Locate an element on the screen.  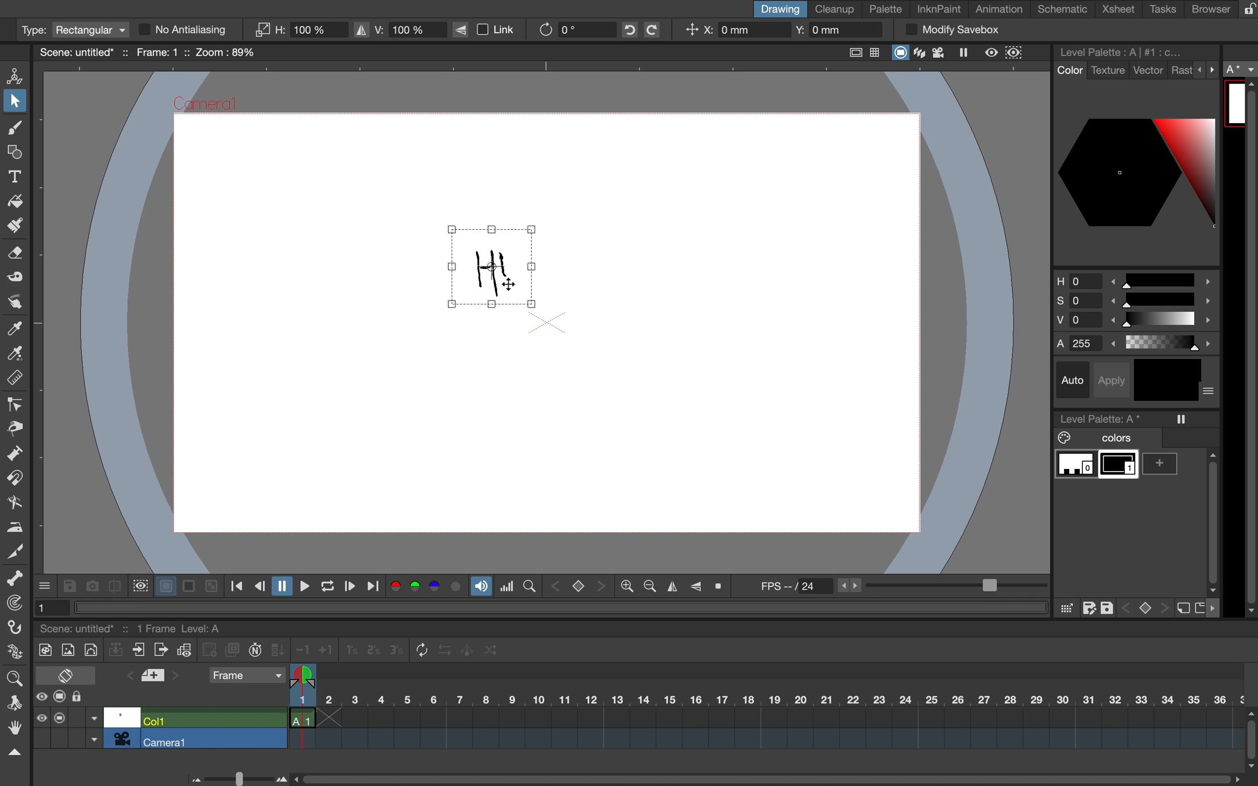
play is located at coordinates (302, 586).